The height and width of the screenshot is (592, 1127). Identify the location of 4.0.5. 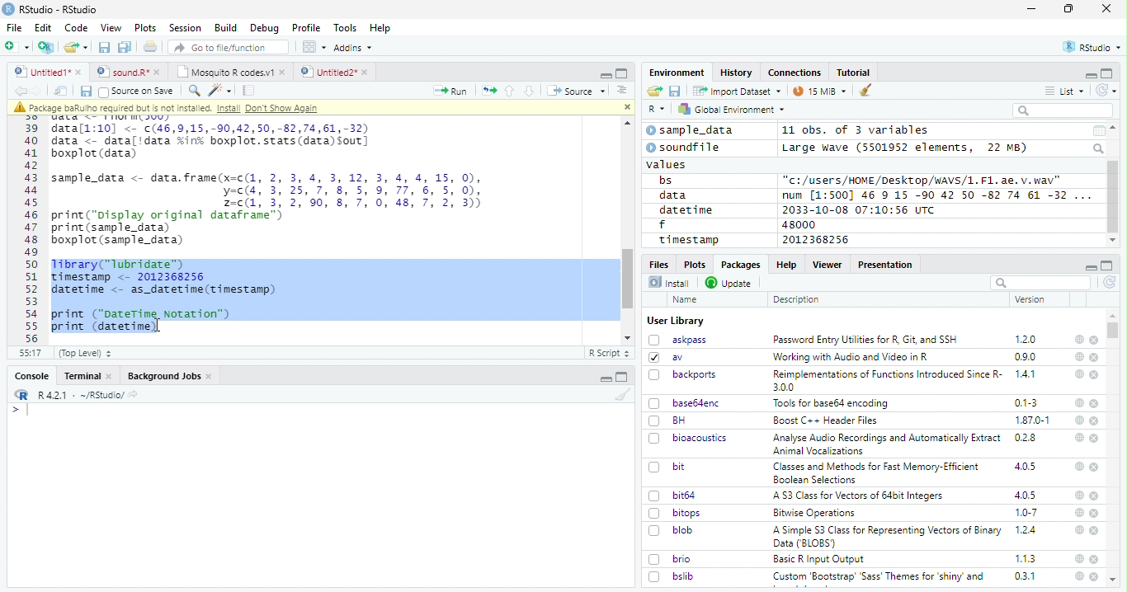
(1025, 467).